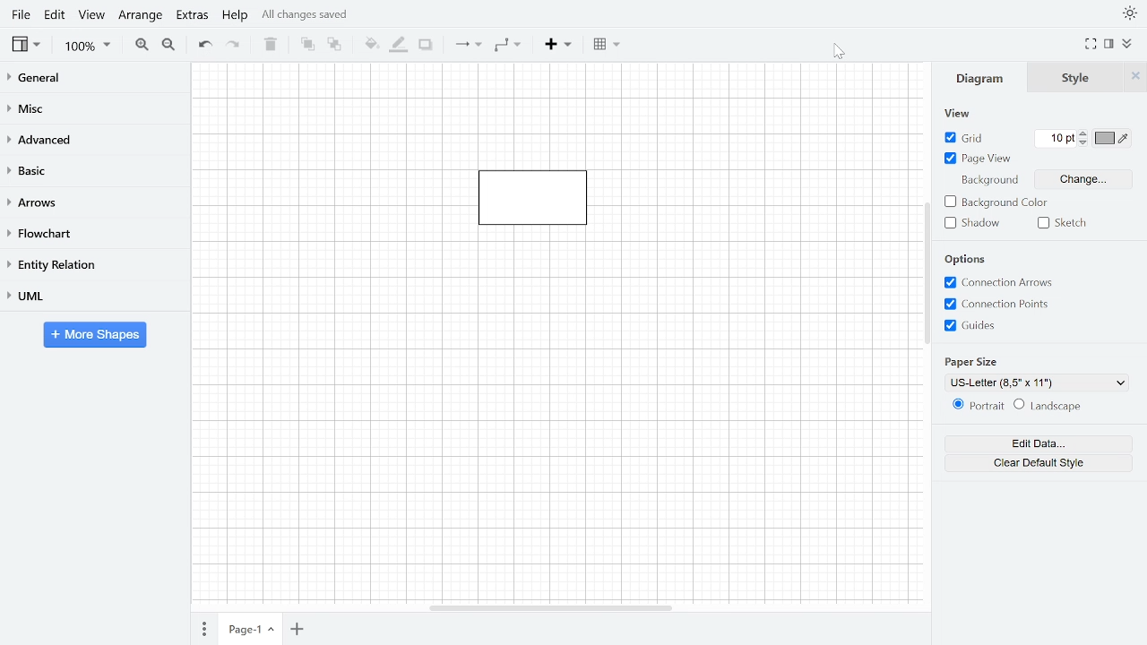  I want to click on Insert page, so click(298, 630).